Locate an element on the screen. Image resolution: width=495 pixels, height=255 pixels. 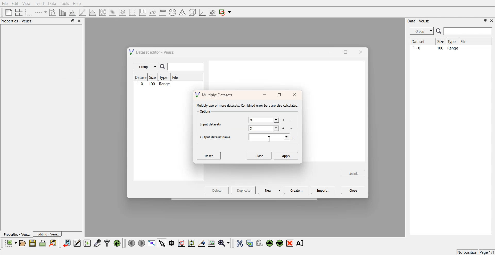
histogram is located at coordinates (73, 12).